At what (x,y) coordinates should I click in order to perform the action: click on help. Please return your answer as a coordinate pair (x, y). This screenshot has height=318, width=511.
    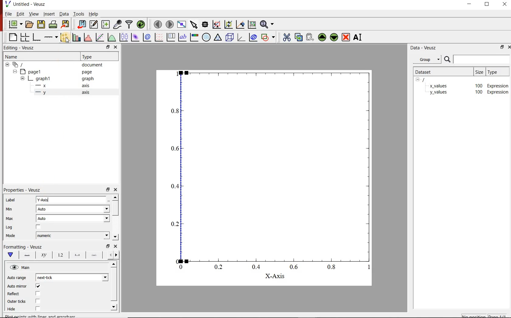
    Looking at the image, I should click on (95, 14).